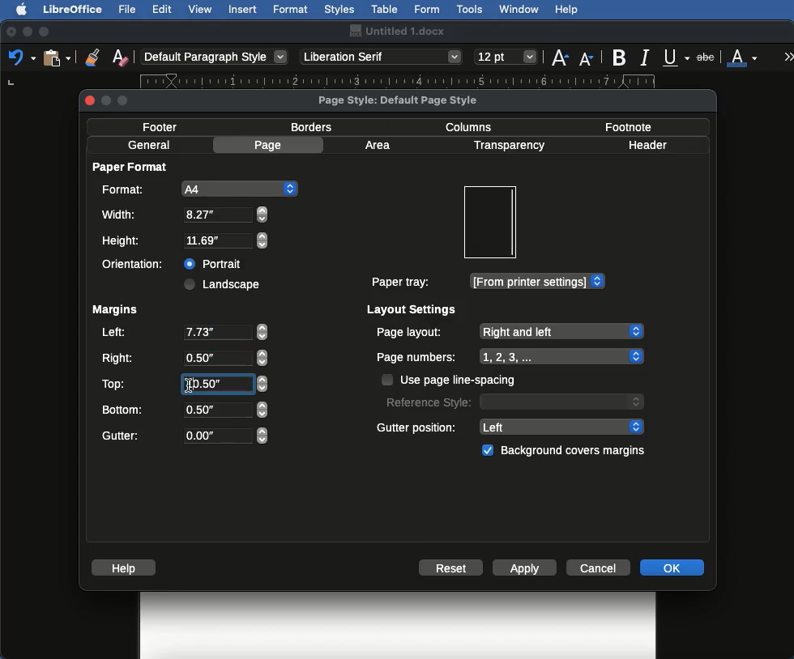  I want to click on Portrait, so click(215, 261).